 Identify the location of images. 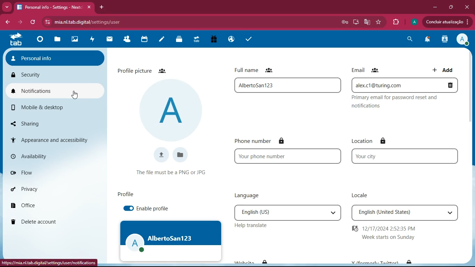
(75, 39).